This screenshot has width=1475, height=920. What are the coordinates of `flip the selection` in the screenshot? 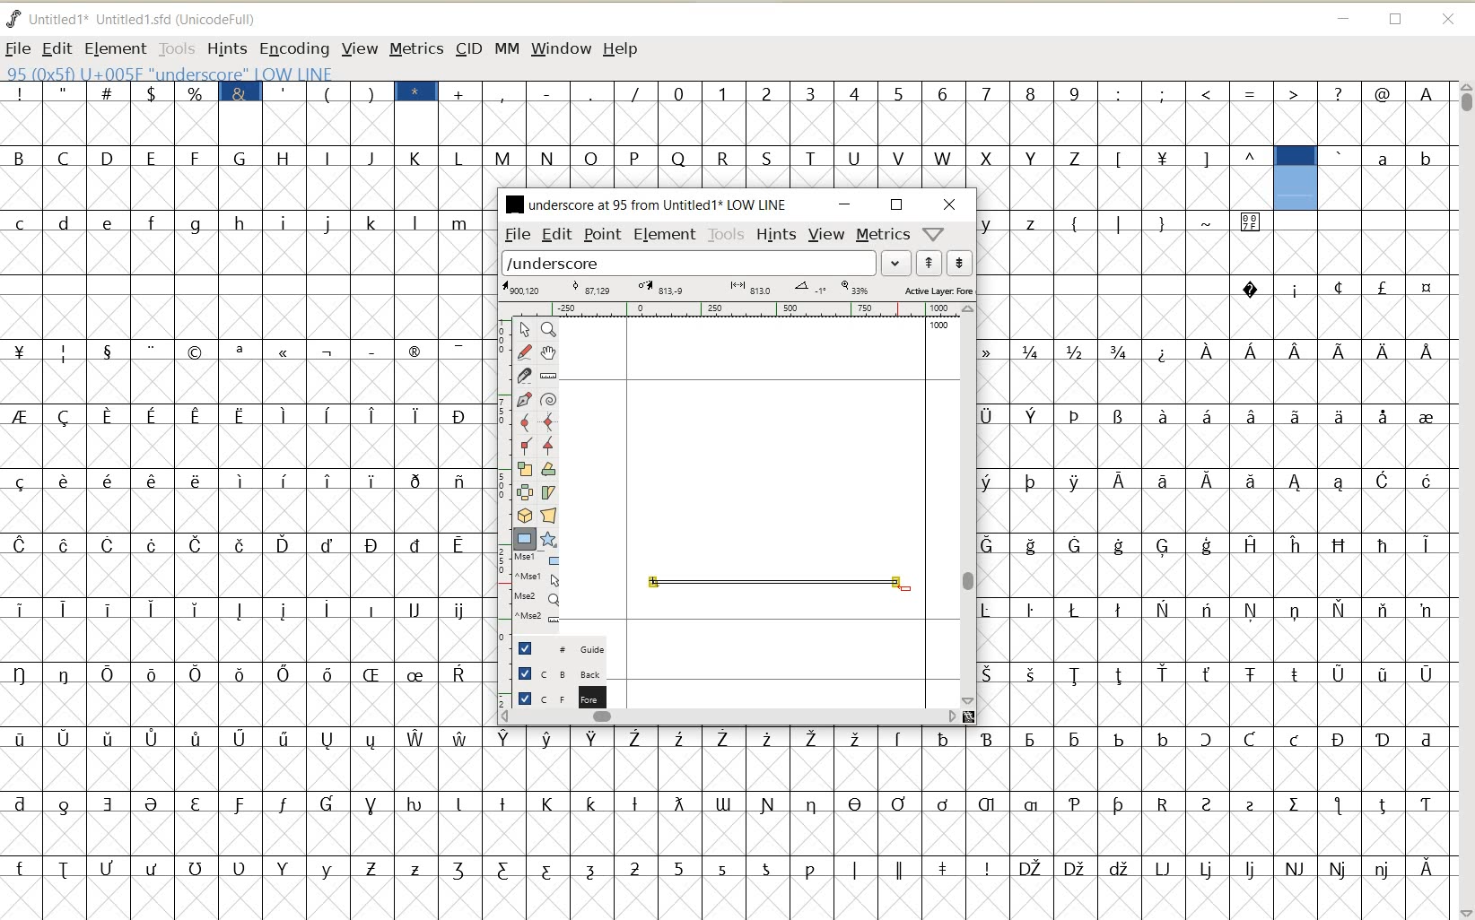 It's located at (524, 491).